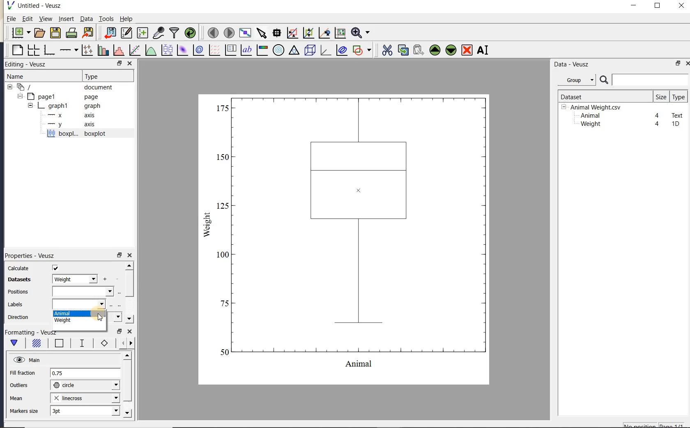 The image size is (690, 428). Describe the element at coordinates (678, 97) in the screenshot. I see `type` at that location.